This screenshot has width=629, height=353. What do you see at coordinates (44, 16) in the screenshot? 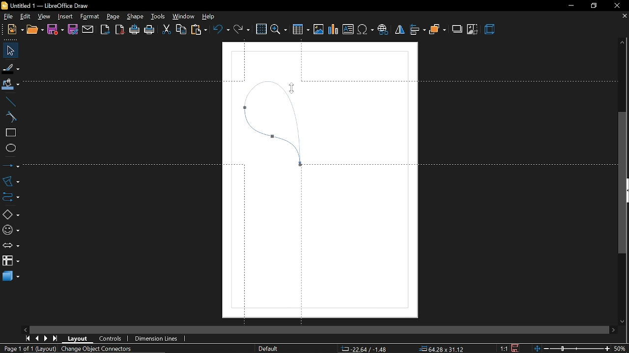
I see `view` at bounding box center [44, 16].